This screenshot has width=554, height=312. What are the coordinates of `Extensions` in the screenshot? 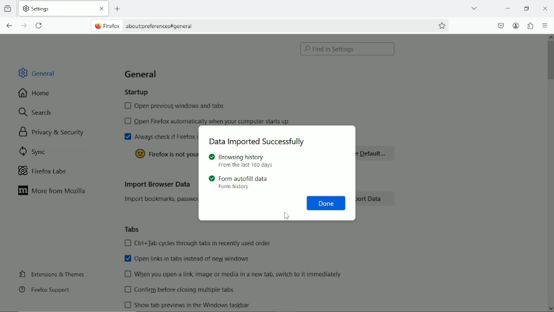 It's located at (530, 25).